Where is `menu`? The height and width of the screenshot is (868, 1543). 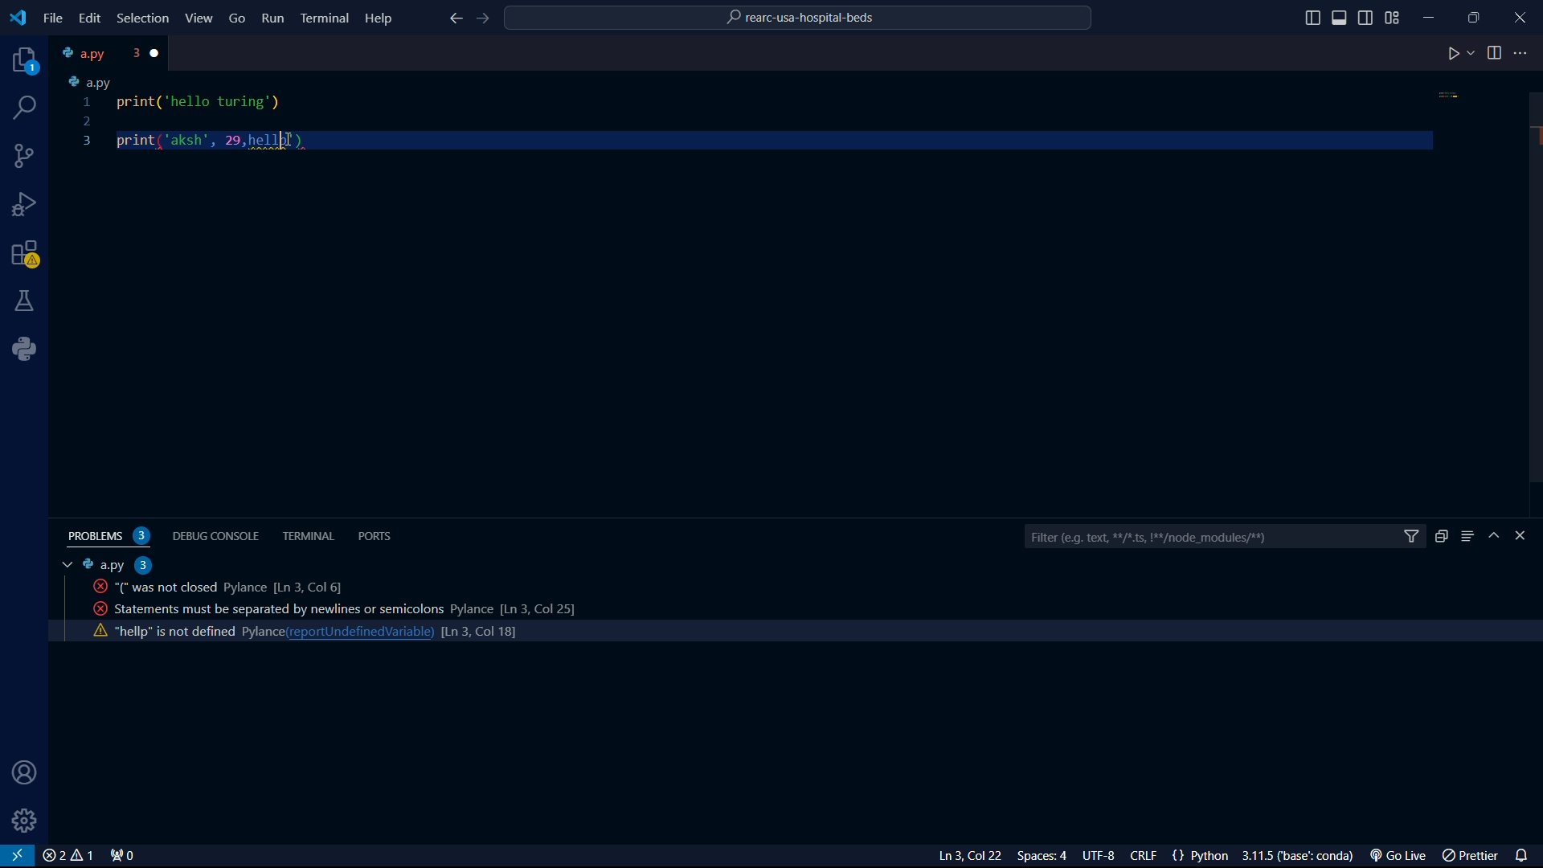 menu is located at coordinates (1467, 536).